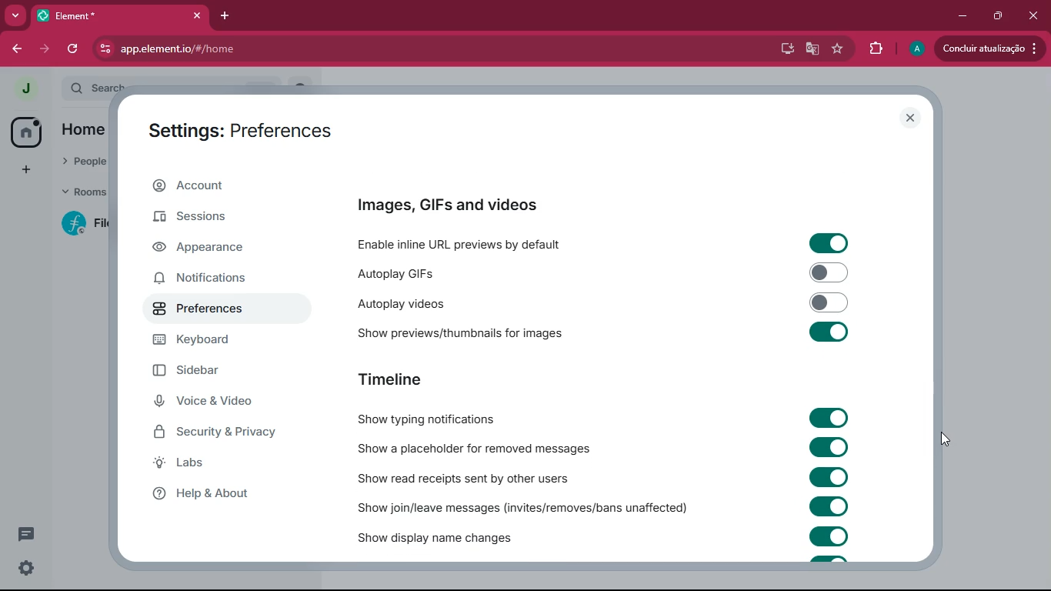 This screenshot has height=591, width=1051. What do you see at coordinates (472, 476) in the screenshot?
I see `show read receipts sent by others users` at bounding box center [472, 476].